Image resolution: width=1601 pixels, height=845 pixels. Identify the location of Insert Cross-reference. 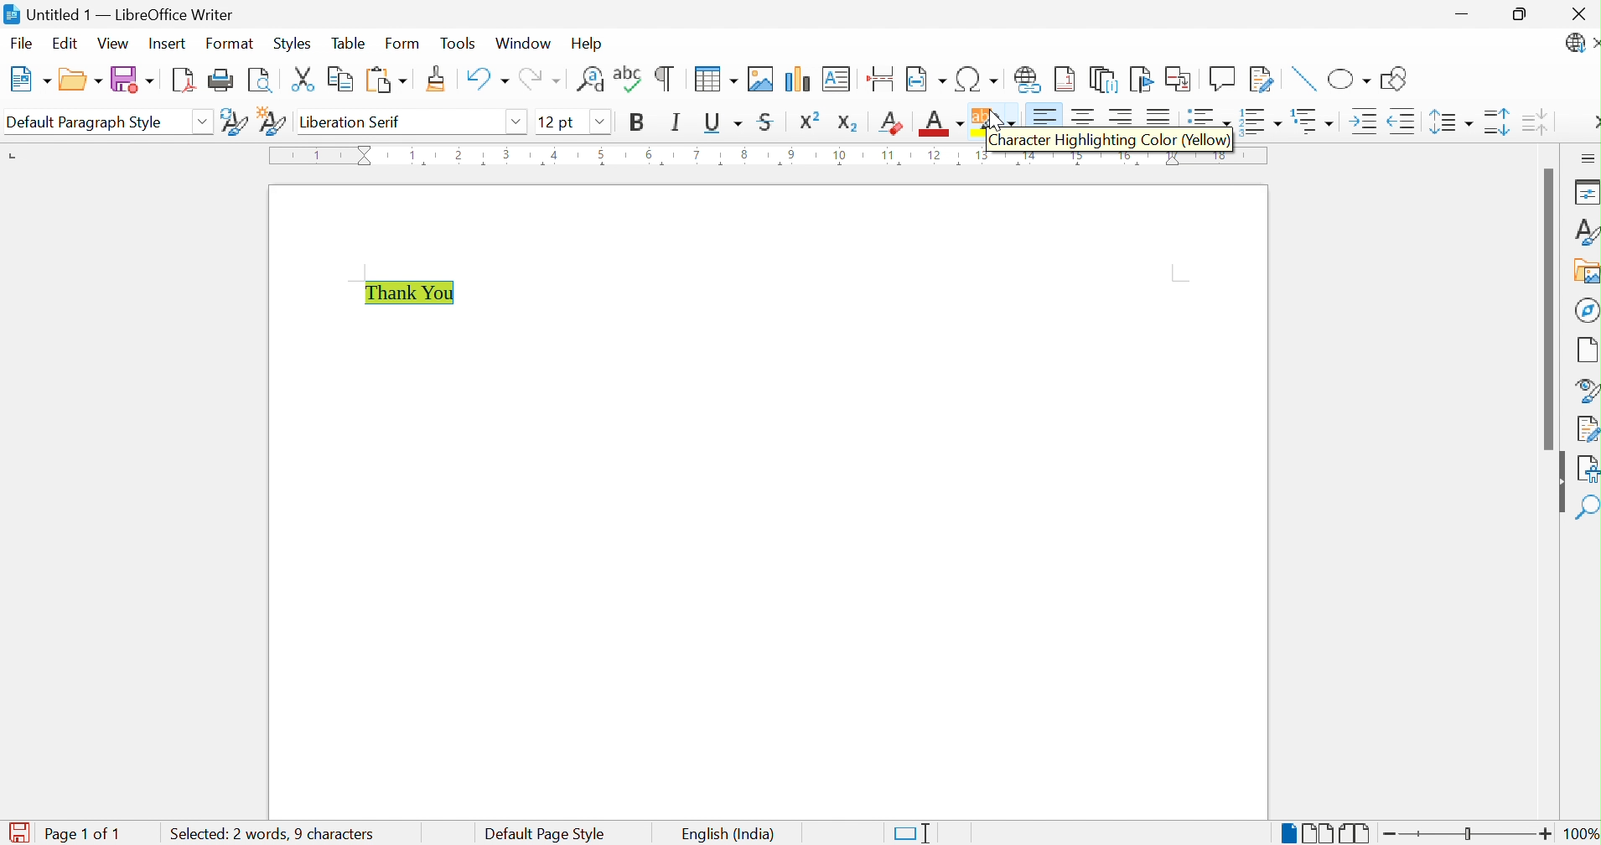
(1181, 79).